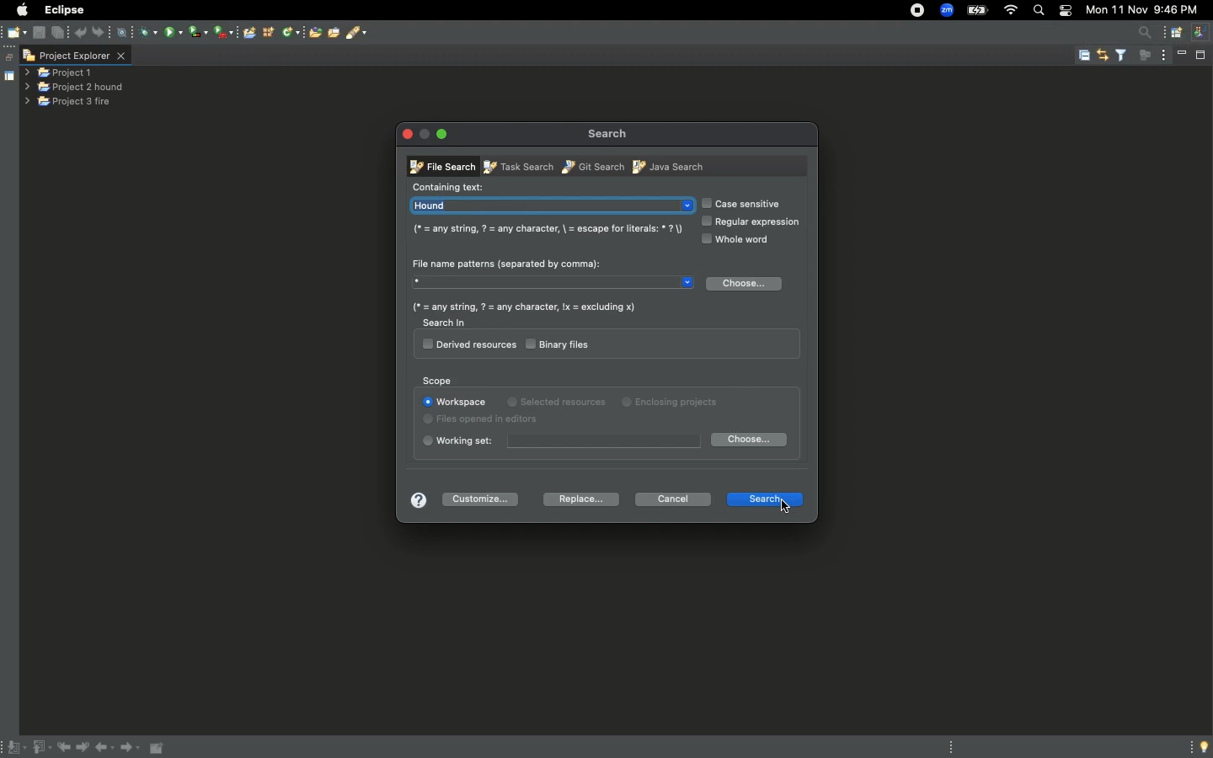  What do you see at coordinates (63, 9) in the screenshot?
I see `Eclipse` at bounding box center [63, 9].